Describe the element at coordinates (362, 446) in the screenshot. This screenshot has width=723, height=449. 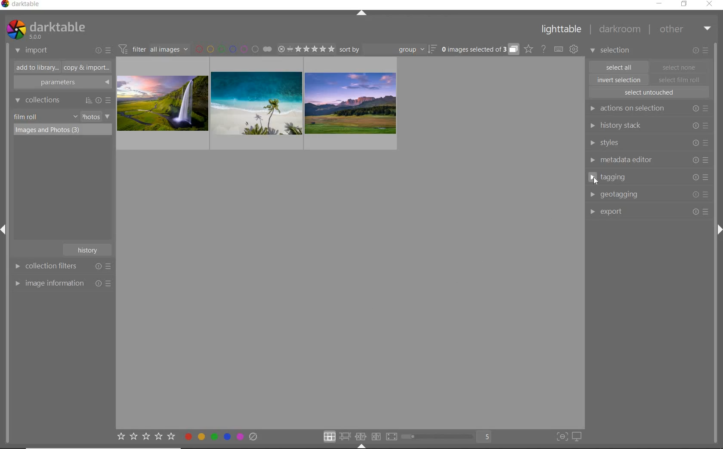
I see `Expand/Collapse` at that location.